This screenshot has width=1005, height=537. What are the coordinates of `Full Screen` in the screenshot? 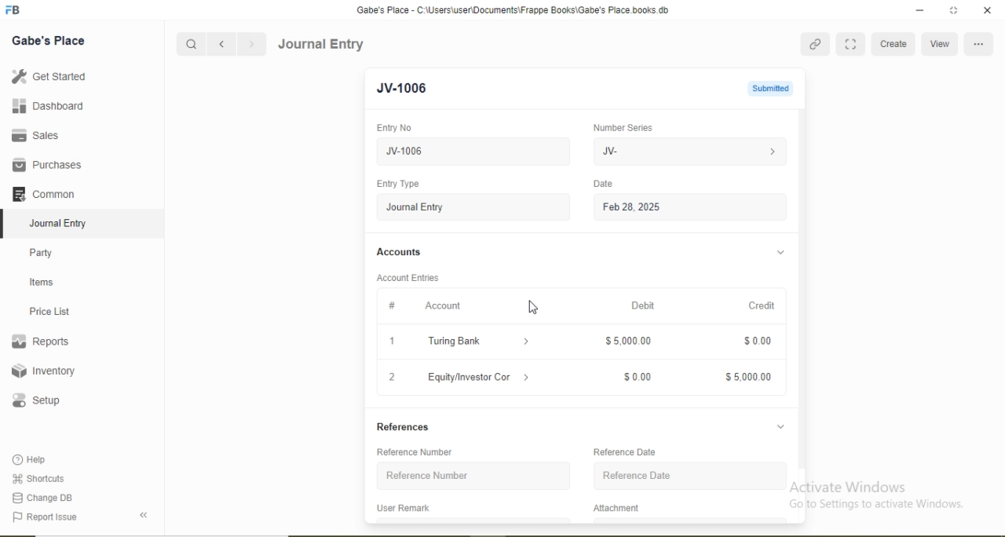 It's located at (850, 45).